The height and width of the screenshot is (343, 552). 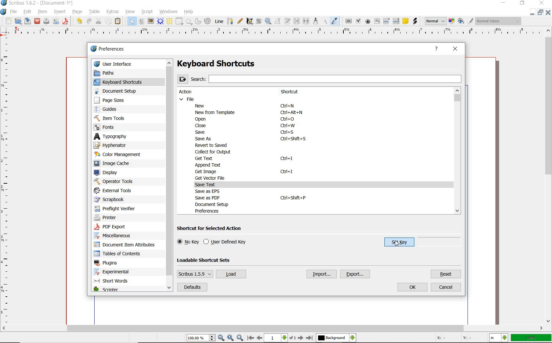 I want to click on action, so click(x=189, y=92).